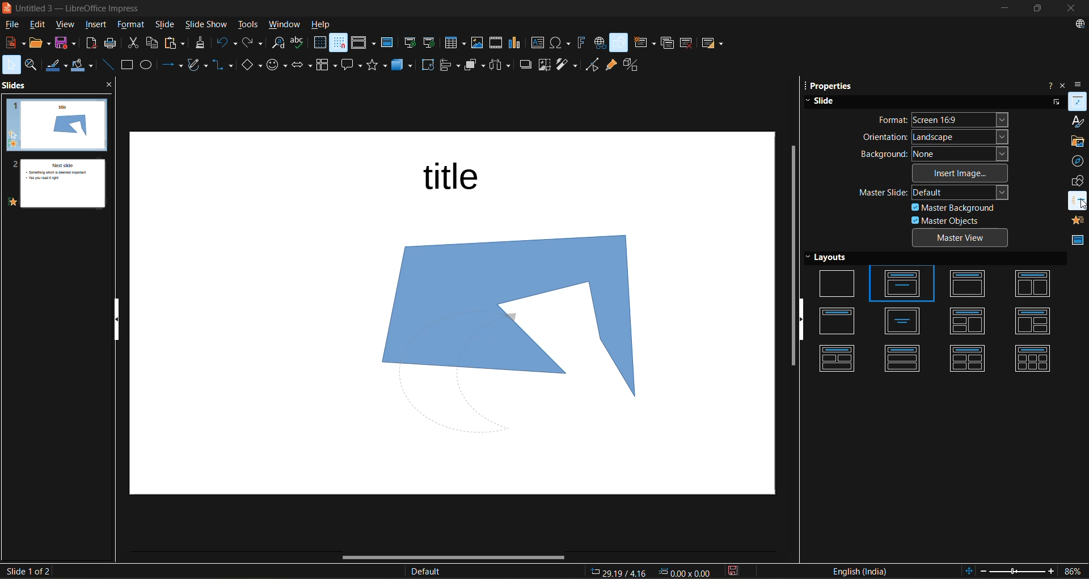  I want to click on fill color, so click(85, 67).